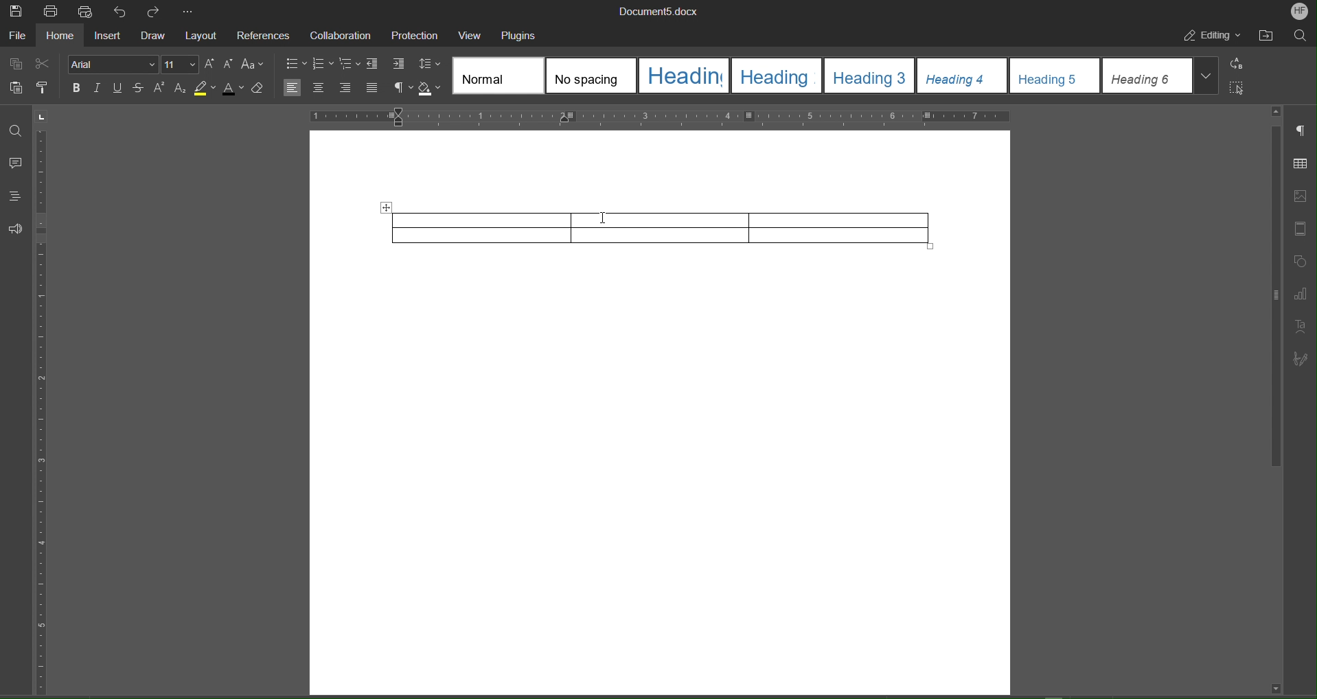  Describe the element at coordinates (779, 76) in the screenshot. I see `heading 2` at that location.